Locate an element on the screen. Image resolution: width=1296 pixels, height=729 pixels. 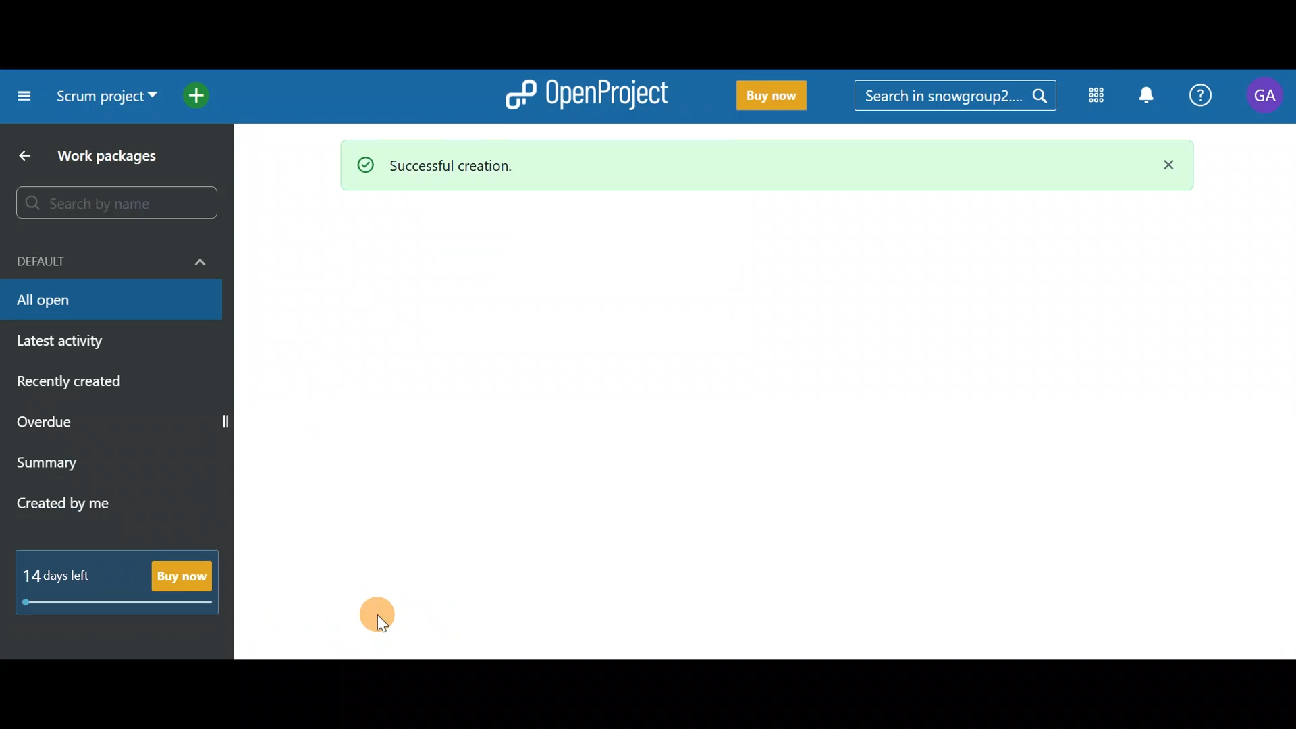
Search by name is located at coordinates (121, 204).